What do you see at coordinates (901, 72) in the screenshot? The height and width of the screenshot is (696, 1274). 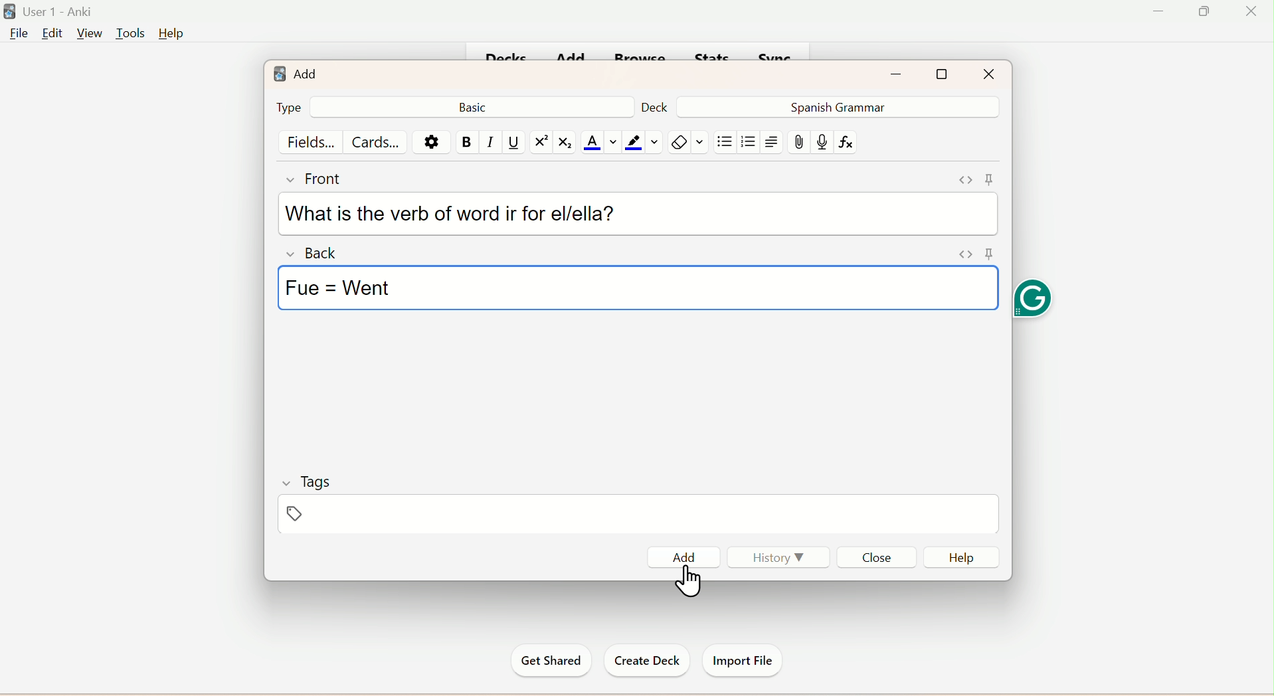 I see `Minimize` at bounding box center [901, 72].